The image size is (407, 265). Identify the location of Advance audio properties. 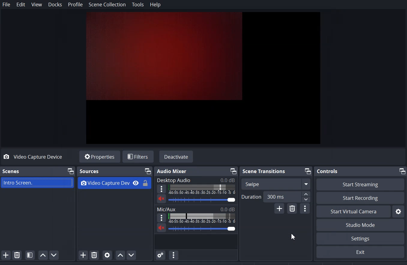
(161, 255).